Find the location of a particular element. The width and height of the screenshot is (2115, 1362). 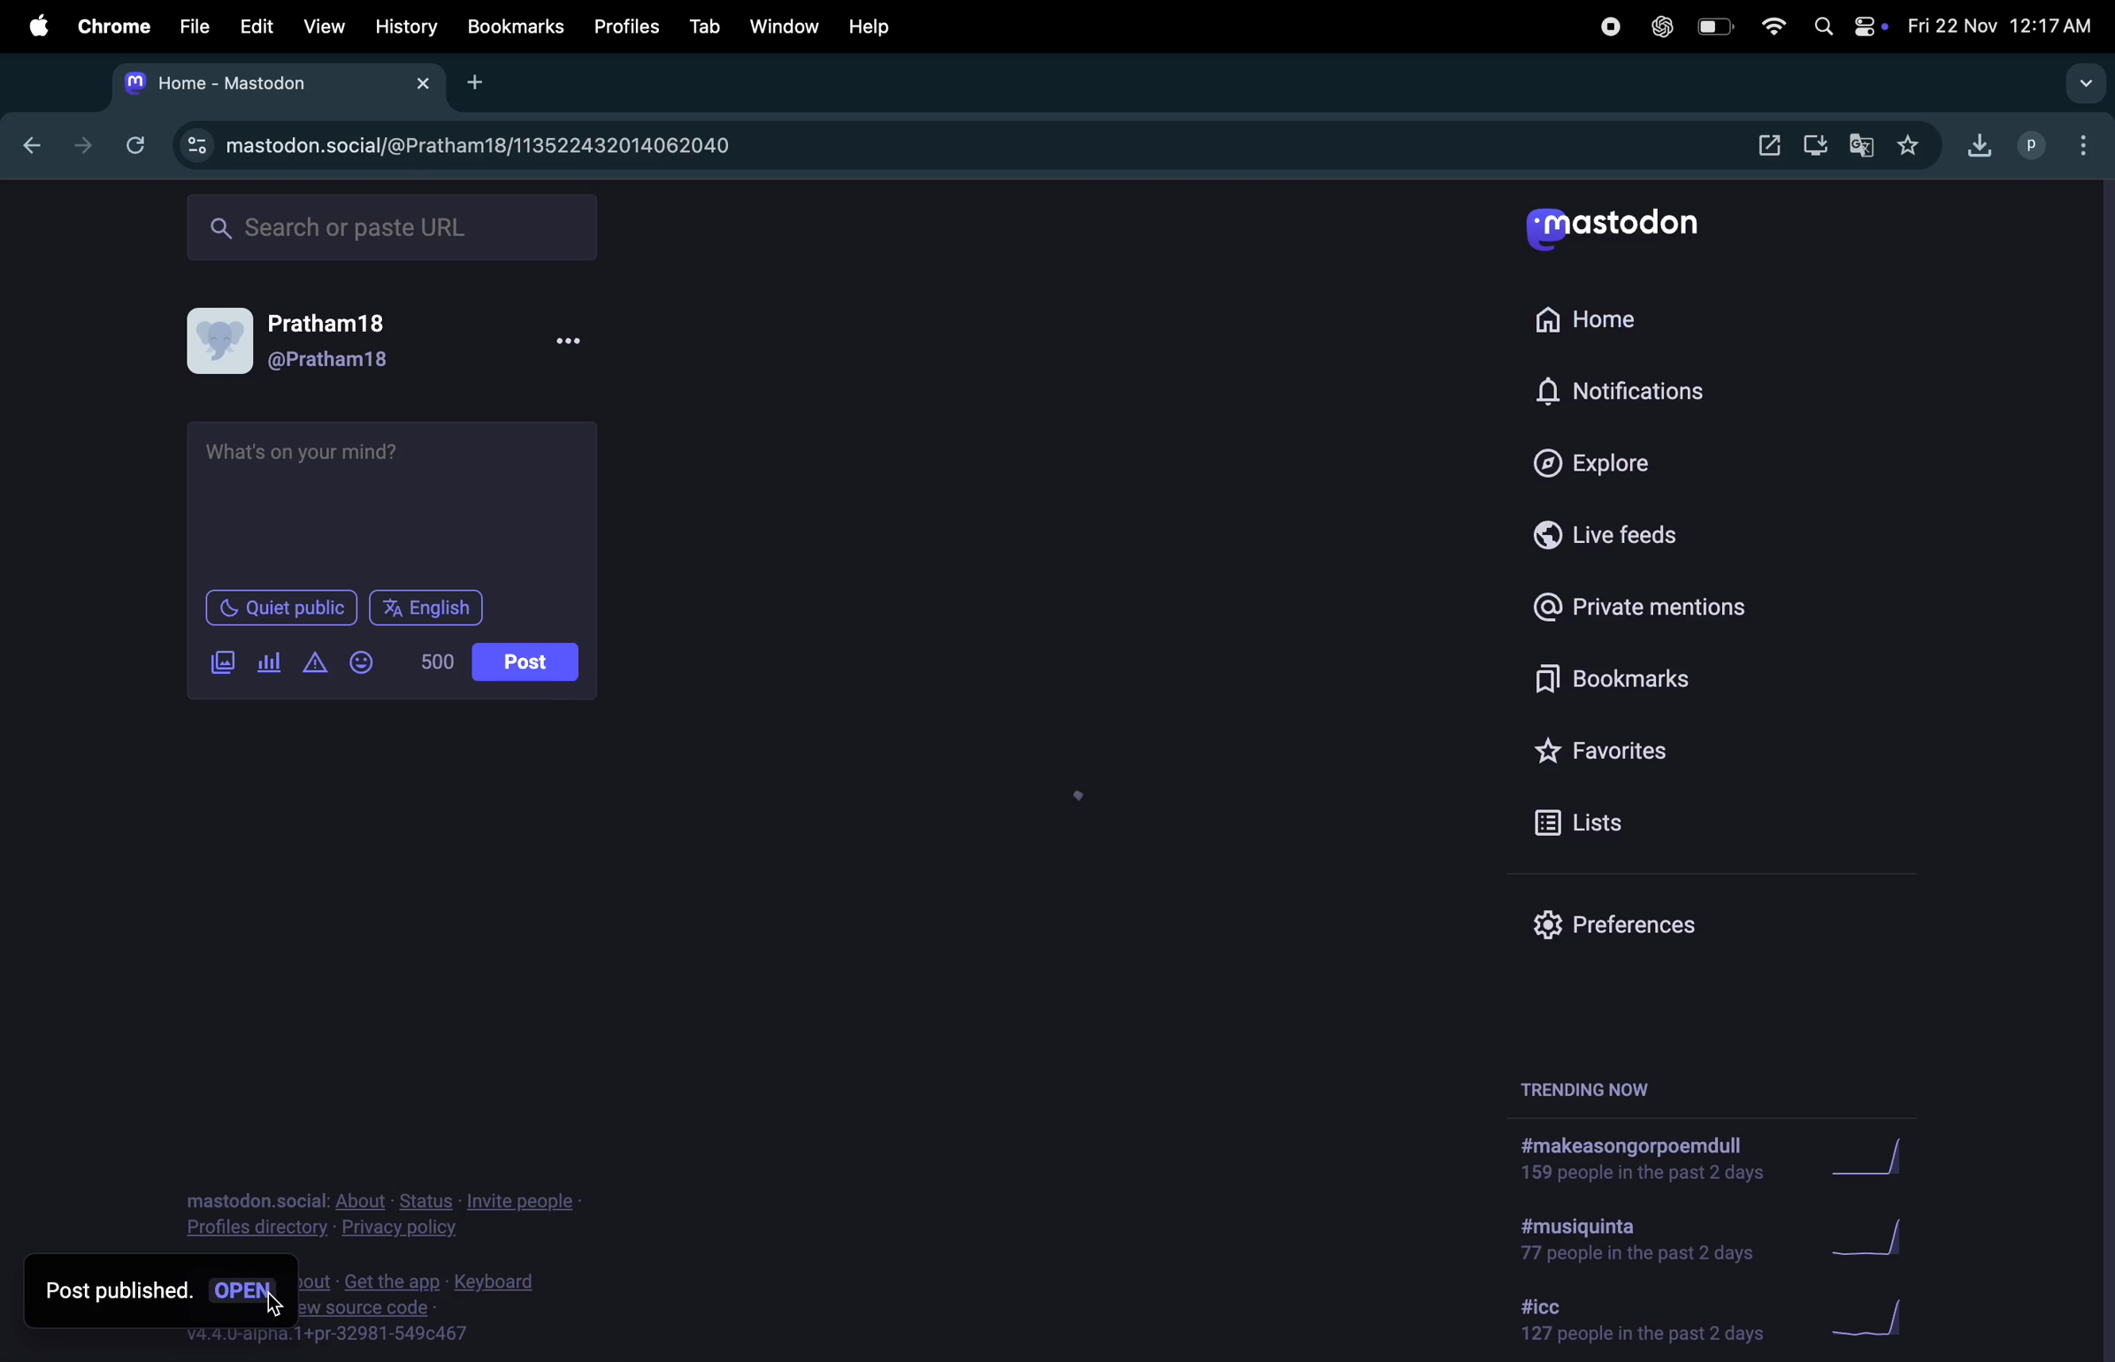

battery is located at coordinates (1713, 27).